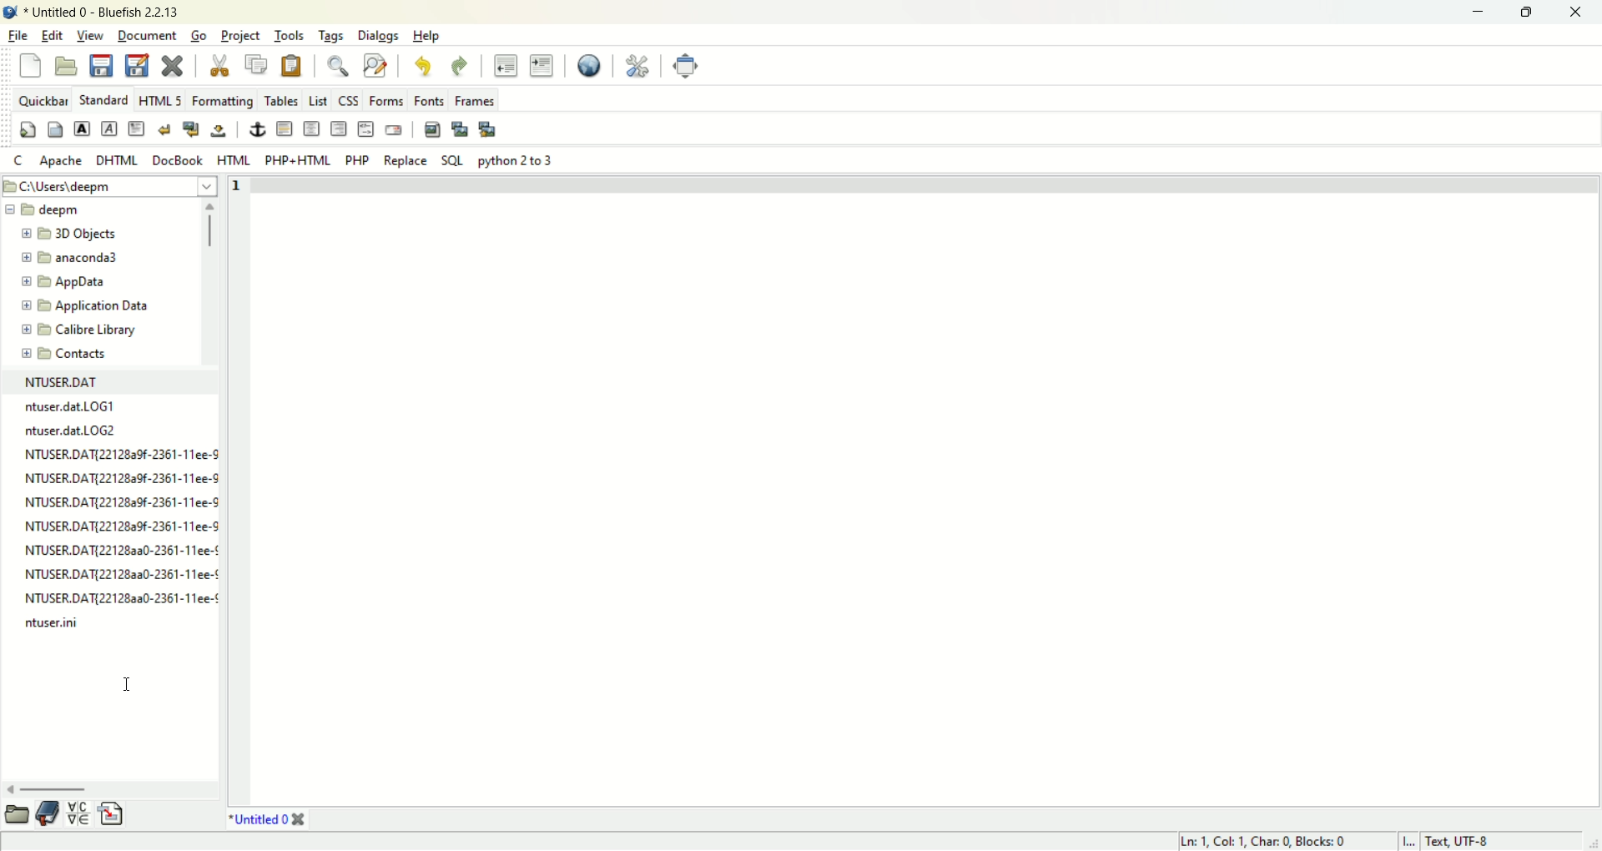 The height and width of the screenshot is (851, 1602). I want to click on line number, so click(239, 487).